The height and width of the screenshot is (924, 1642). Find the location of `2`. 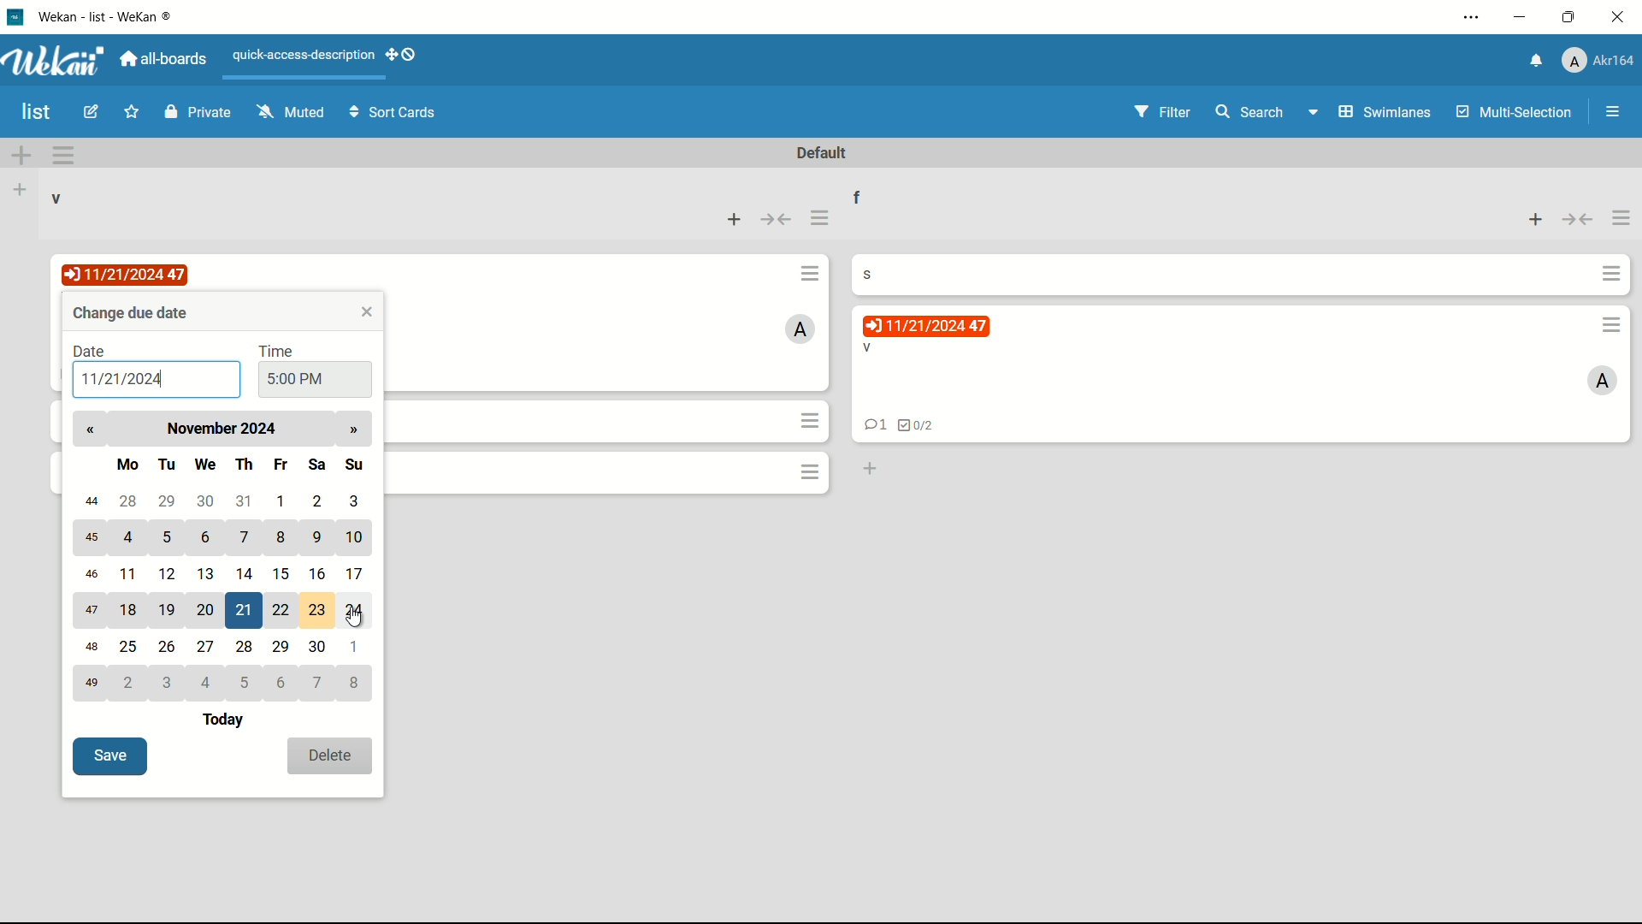

2 is located at coordinates (130, 683).